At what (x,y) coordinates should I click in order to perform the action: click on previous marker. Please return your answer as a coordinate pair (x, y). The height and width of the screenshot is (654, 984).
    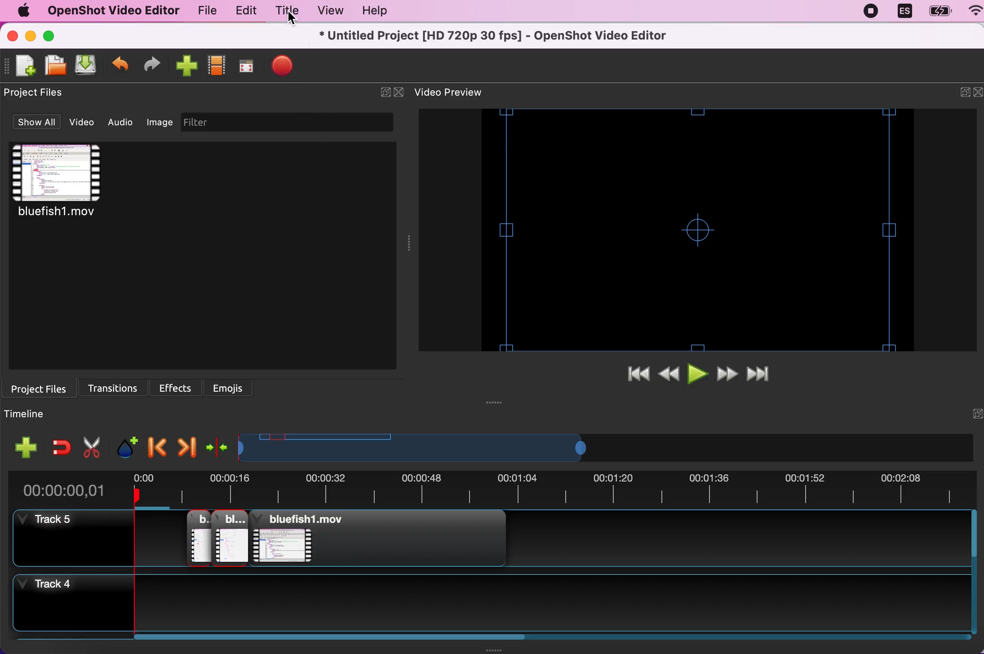
    Looking at the image, I should click on (156, 444).